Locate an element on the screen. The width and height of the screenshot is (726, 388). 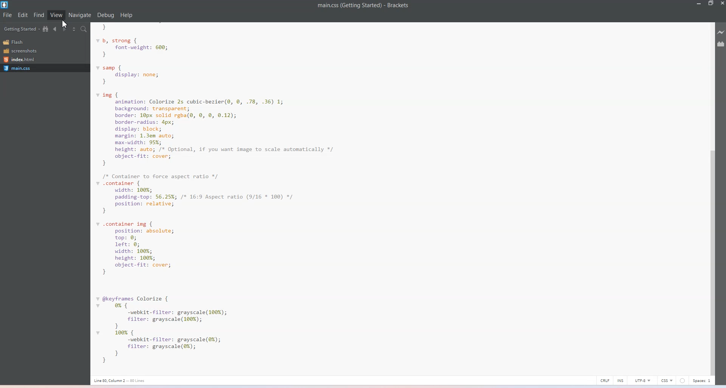
Vertical Scroll bar is located at coordinates (712, 198).